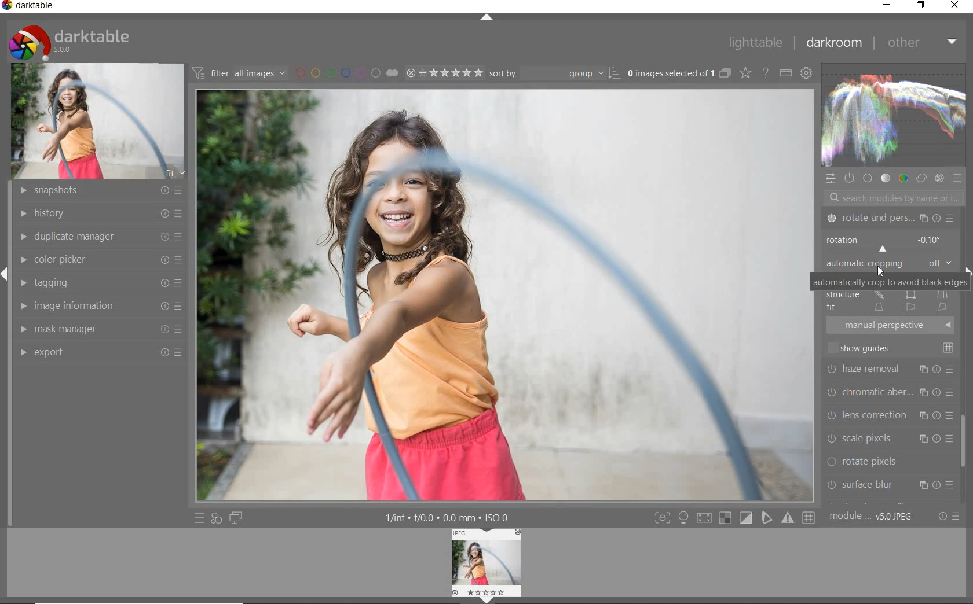 The image size is (973, 604). Describe the element at coordinates (29, 7) in the screenshot. I see `system name` at that location.